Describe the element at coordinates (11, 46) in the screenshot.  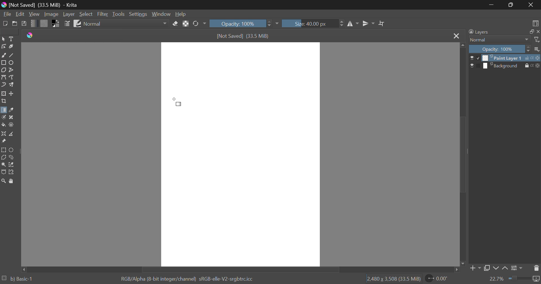
I see `Calligraphic Line` at that location.